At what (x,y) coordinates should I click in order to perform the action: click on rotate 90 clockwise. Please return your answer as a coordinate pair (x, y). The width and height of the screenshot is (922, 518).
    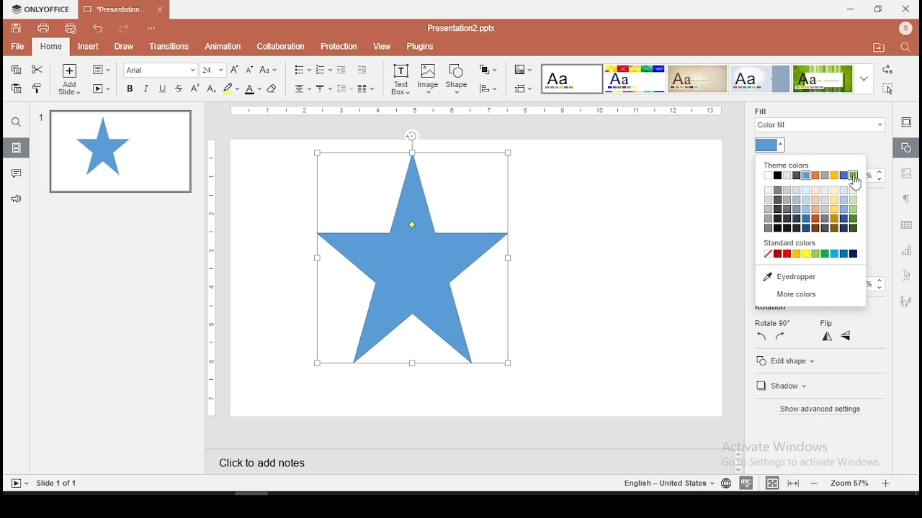
    Looking at the image, I should click on (780, 336).